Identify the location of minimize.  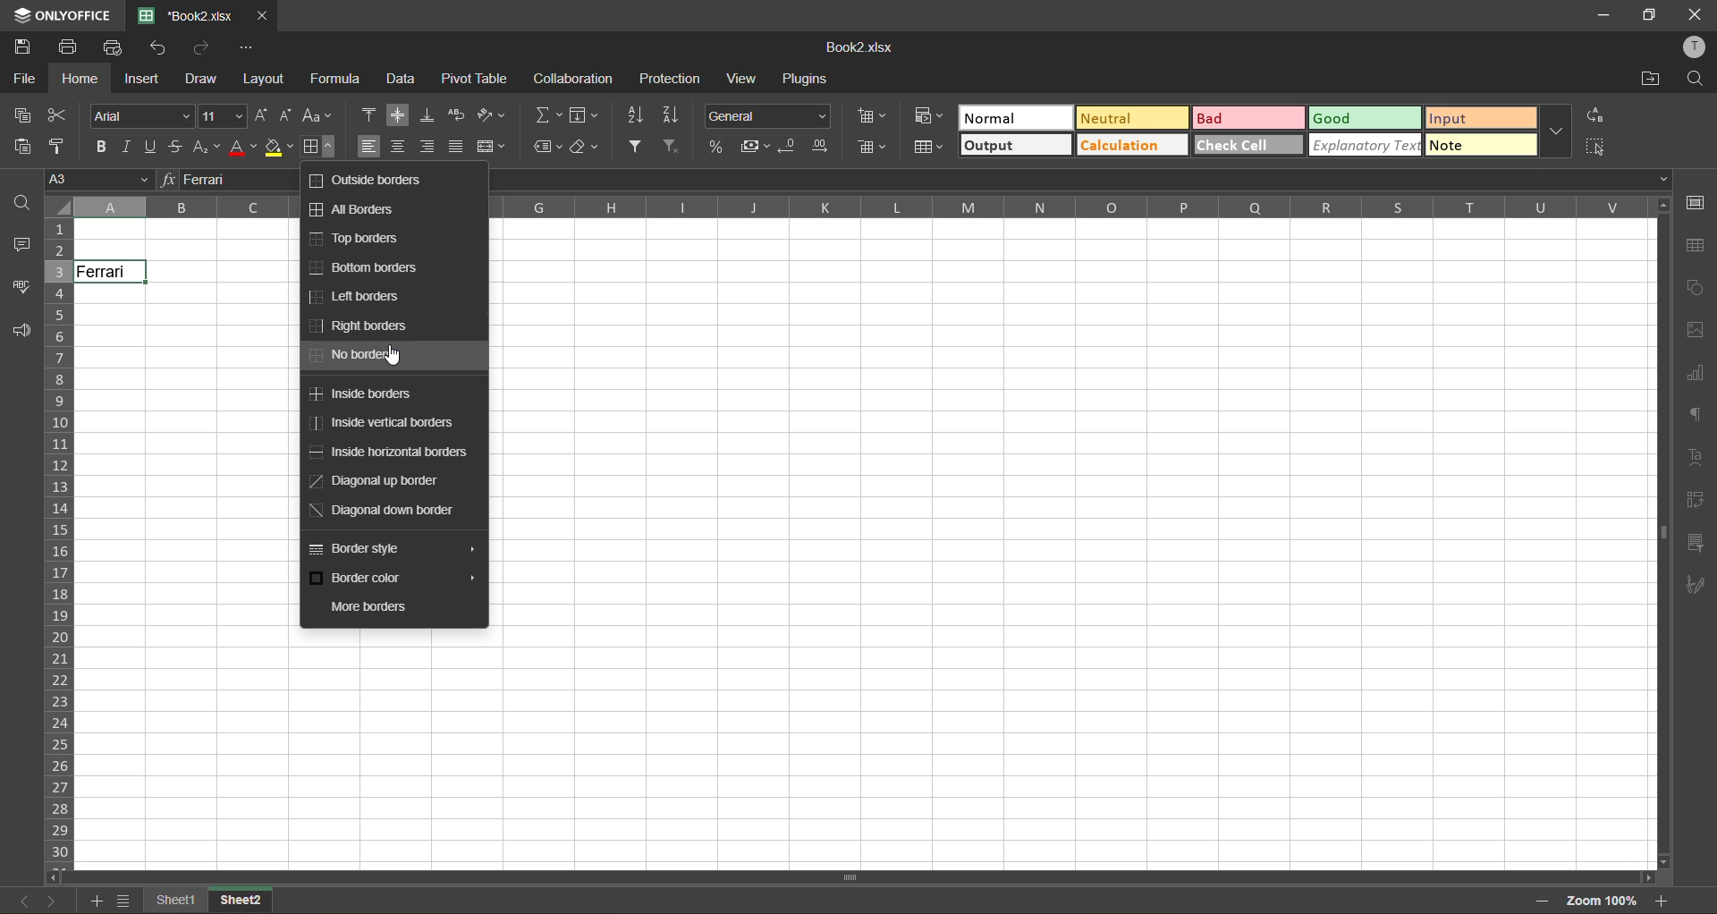
(1611, 16).